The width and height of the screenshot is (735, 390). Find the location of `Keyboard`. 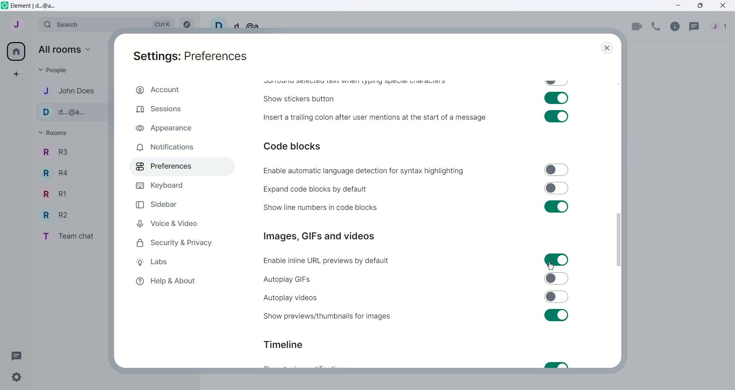

Keyboard is located at coordinates (171, 185).